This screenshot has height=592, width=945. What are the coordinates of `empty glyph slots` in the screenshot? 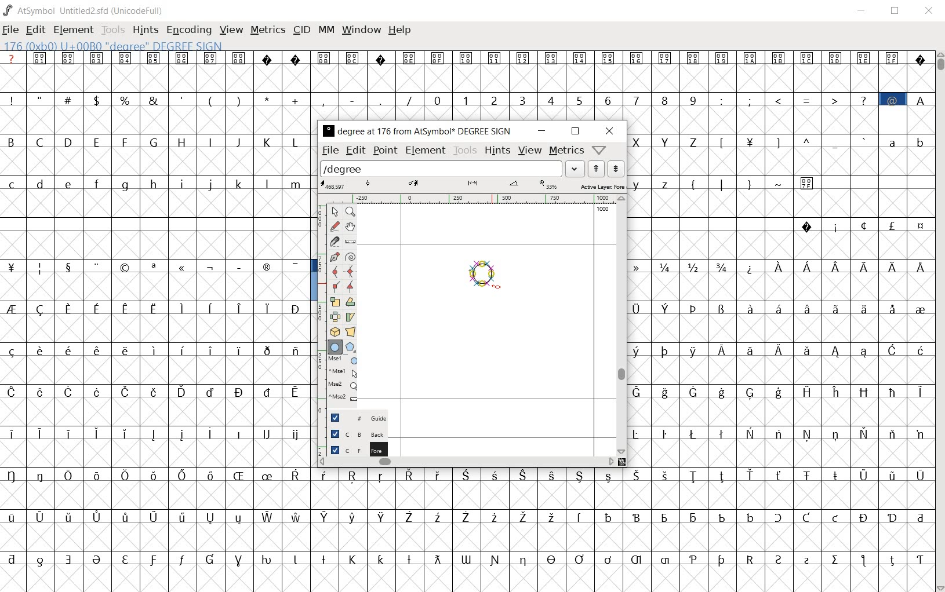 It's located at (621, 496).